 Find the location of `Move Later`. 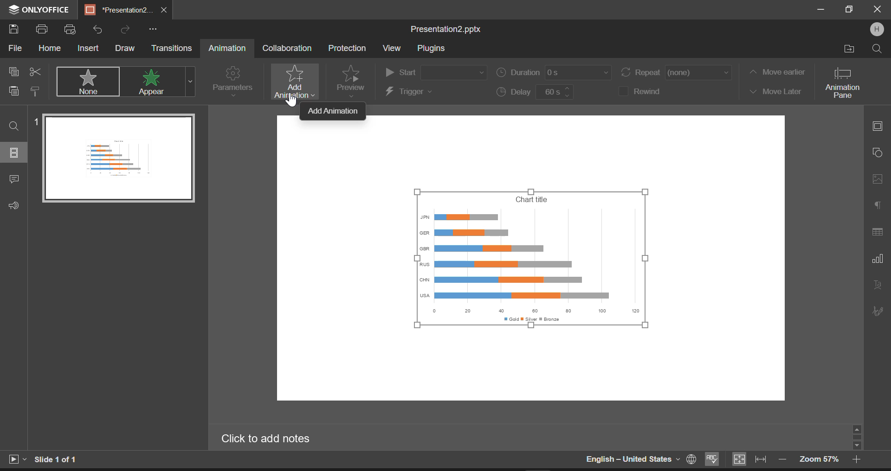

Move Later is located at coordinates (775, 92).